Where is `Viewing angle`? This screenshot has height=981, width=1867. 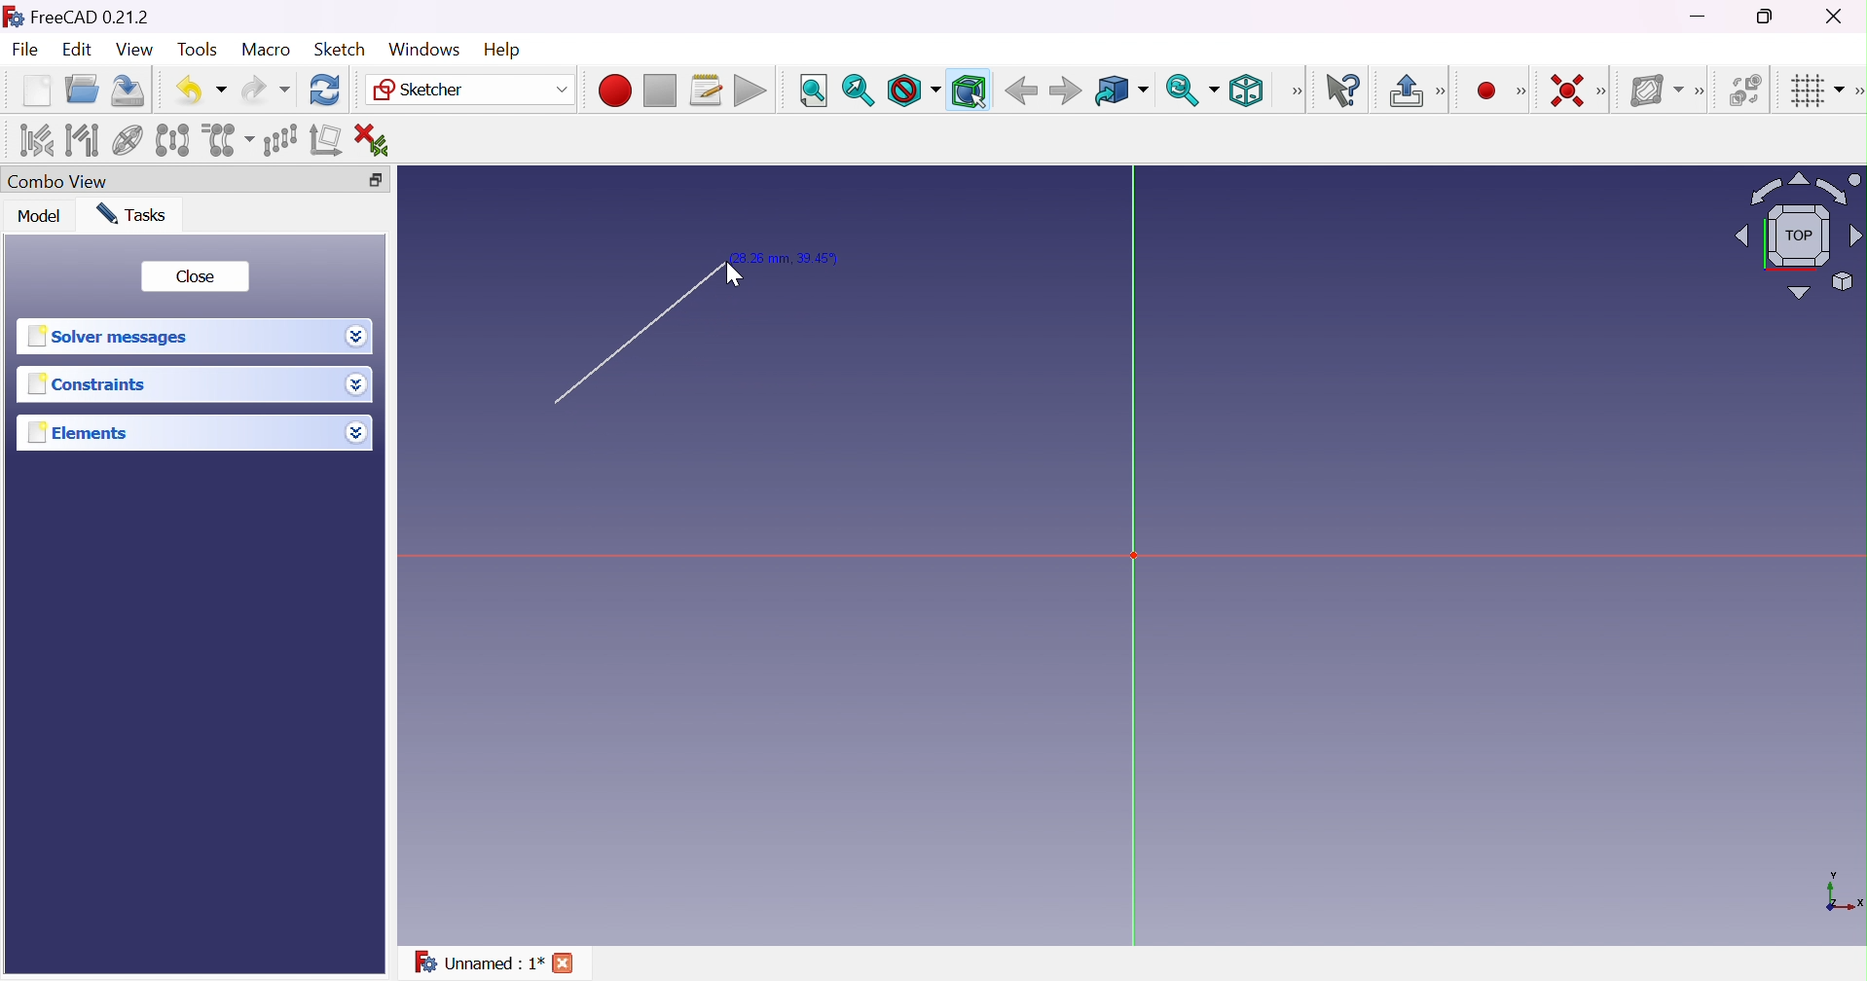
Viewing angle is located at coordinates (1801, 235).